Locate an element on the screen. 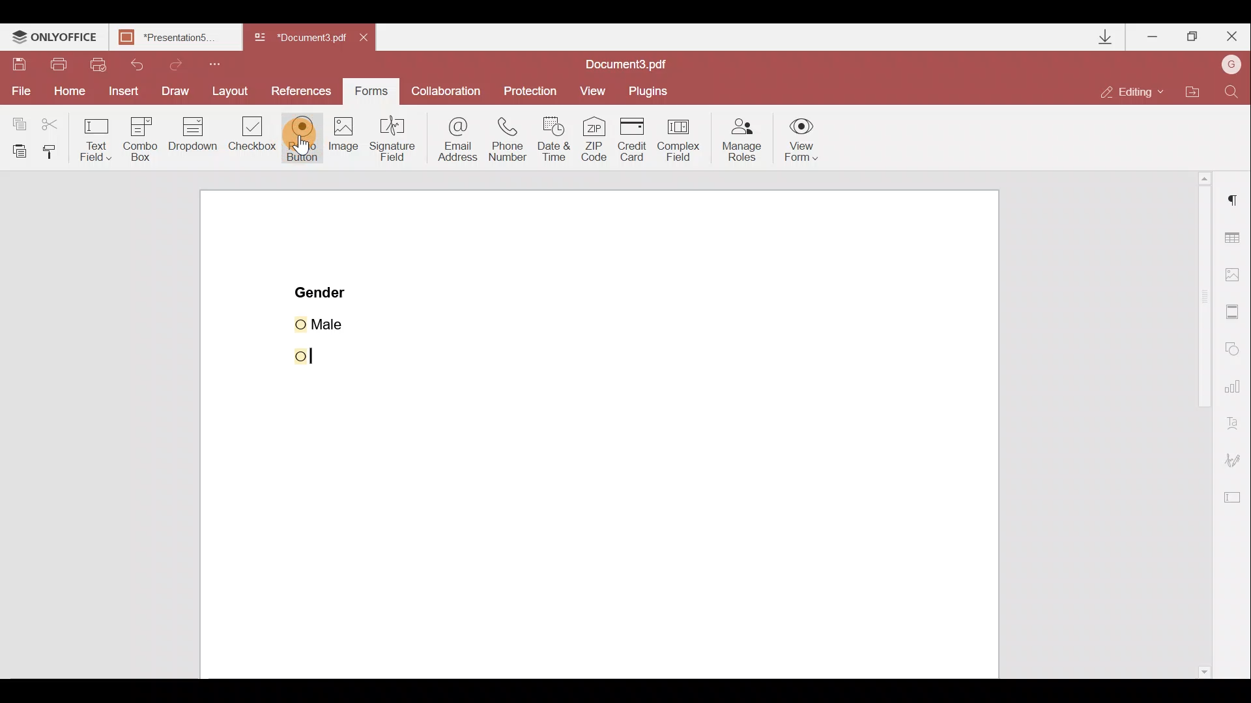 This screenshot has width=1251, height=703. Minimize is located at coordinates (1152, 36).